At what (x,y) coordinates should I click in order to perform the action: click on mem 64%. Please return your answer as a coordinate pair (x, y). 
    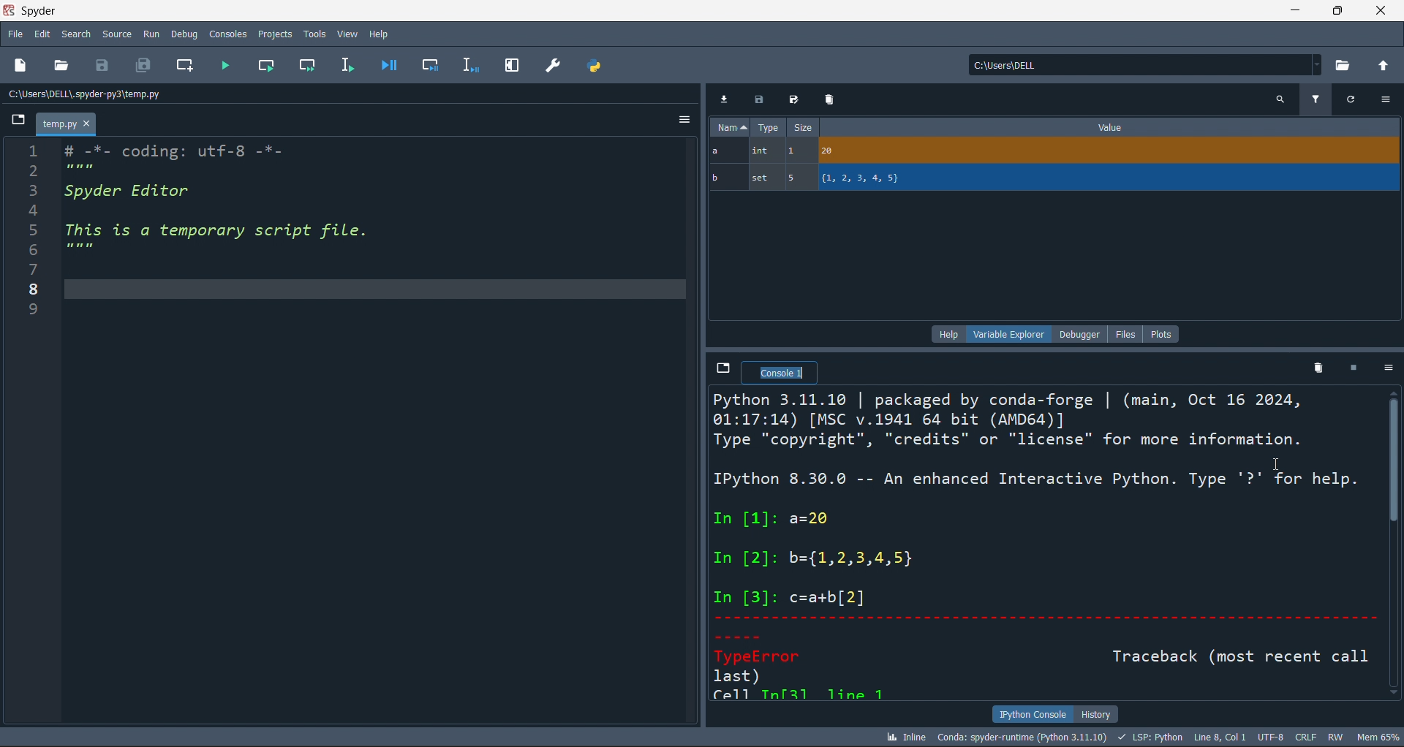
    Looking at the image, I should click on (1376, 736).